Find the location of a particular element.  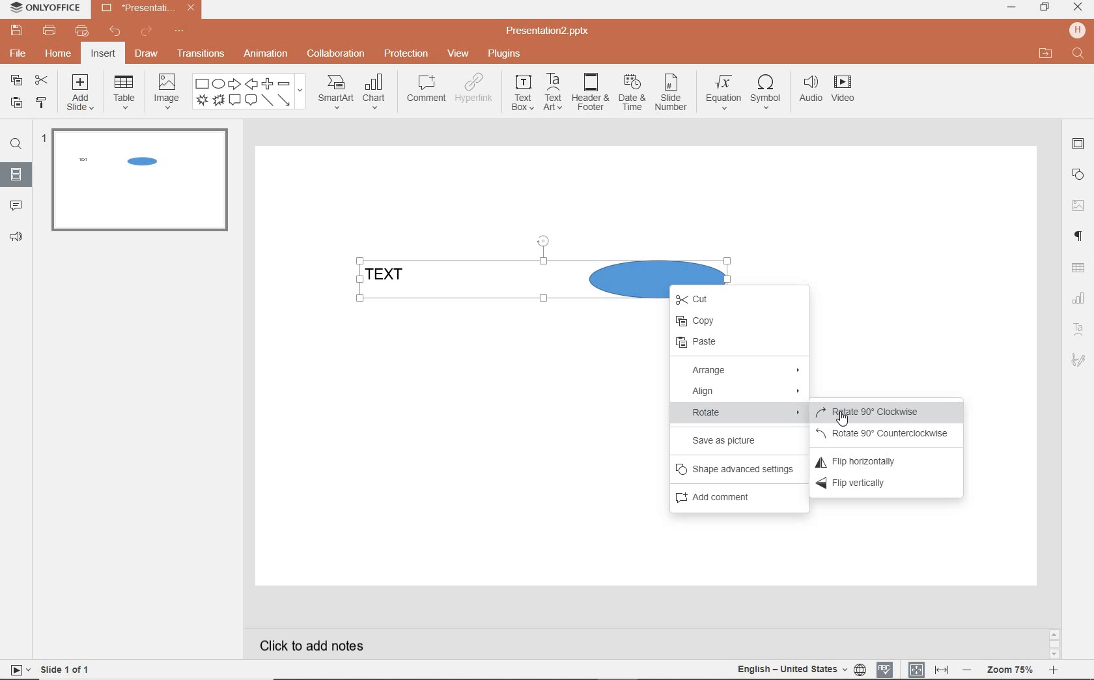

SCROLLBAR is located at coordinates (1054, 643).